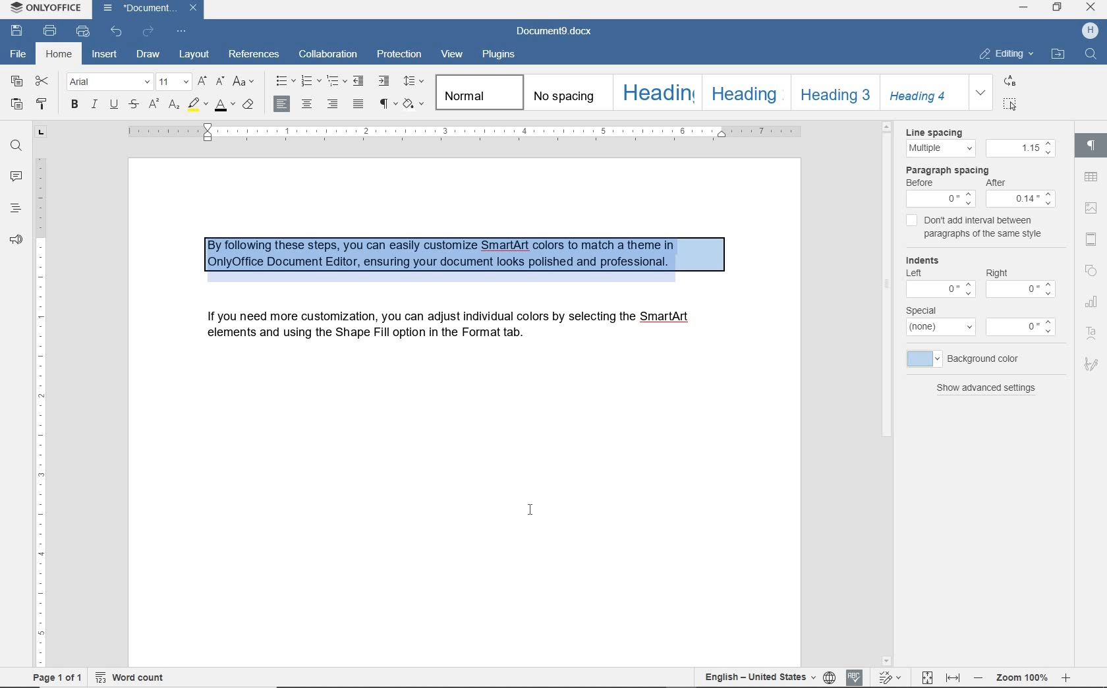 Image resolution: width=1107 pixels, height=688 pixels. What do you see at coordinates (1021, 677) in the screenshot?
I see `zoom out or zoom in` at bounding box center [1021, 677].